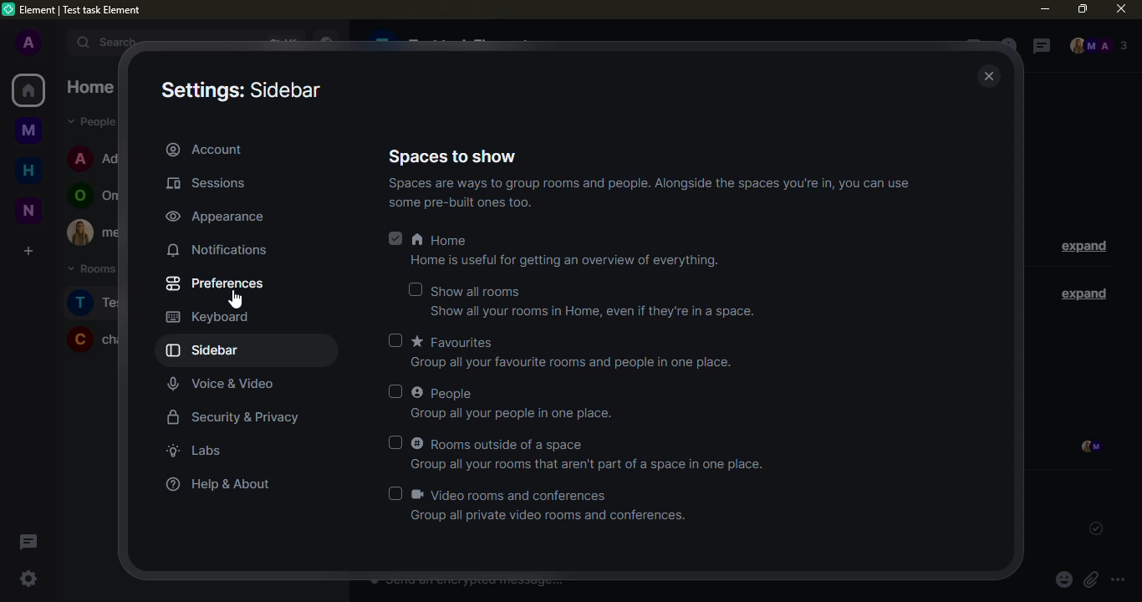 The image size is (1142, 602). What do you see at coordinates (27, 250) in the screenshot?
I see `create a space` at bounding box center [27, 250].